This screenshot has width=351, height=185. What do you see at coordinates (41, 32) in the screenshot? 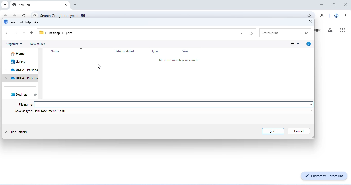
I see `Folder icon` at bounding box center [41, 32].